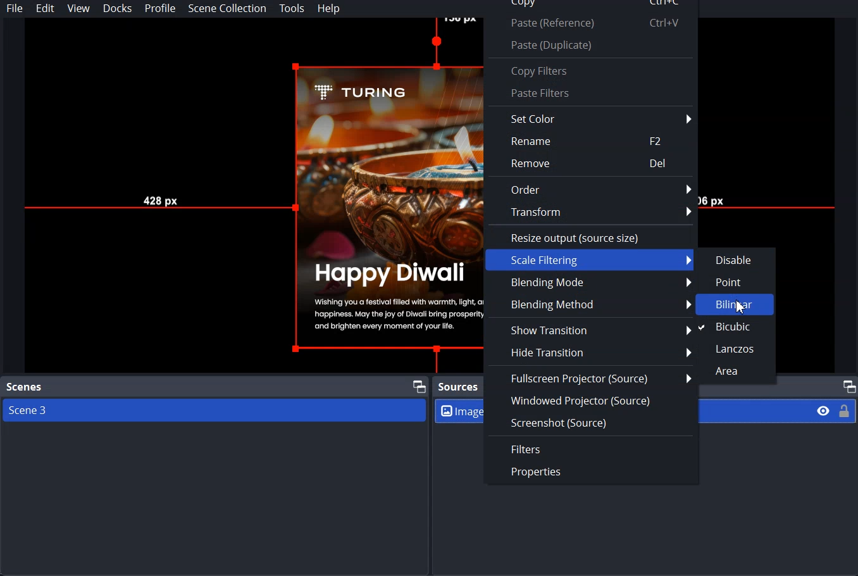 Image resolution: width=858 pixels, height=576 pixels. Describe the element at coordinates (591, 448) in the screenshot. I see `Filters` at that location.